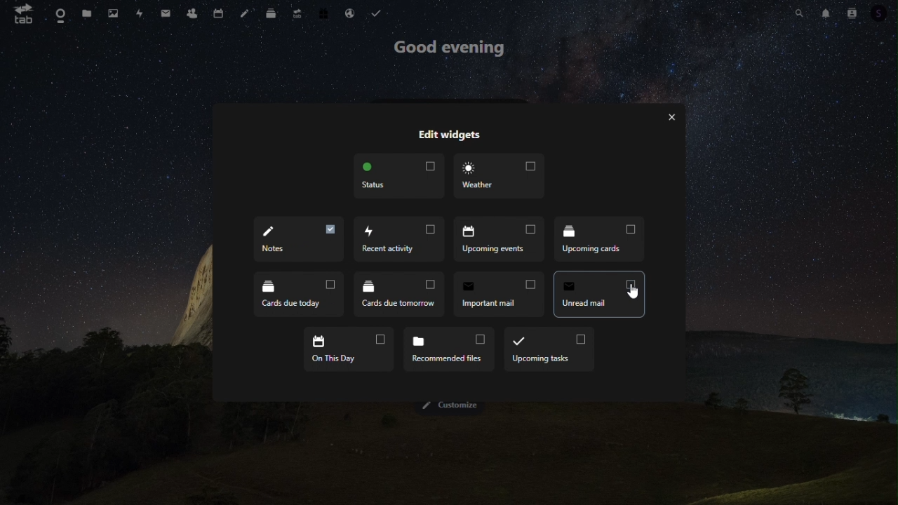  What do you see at coordinates (671, 119) in the screenshot?
I see `Close ` at bounding box center [671, 119].